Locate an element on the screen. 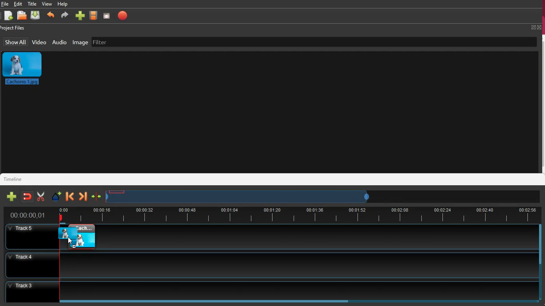  file is located at coordinates (23, 16).